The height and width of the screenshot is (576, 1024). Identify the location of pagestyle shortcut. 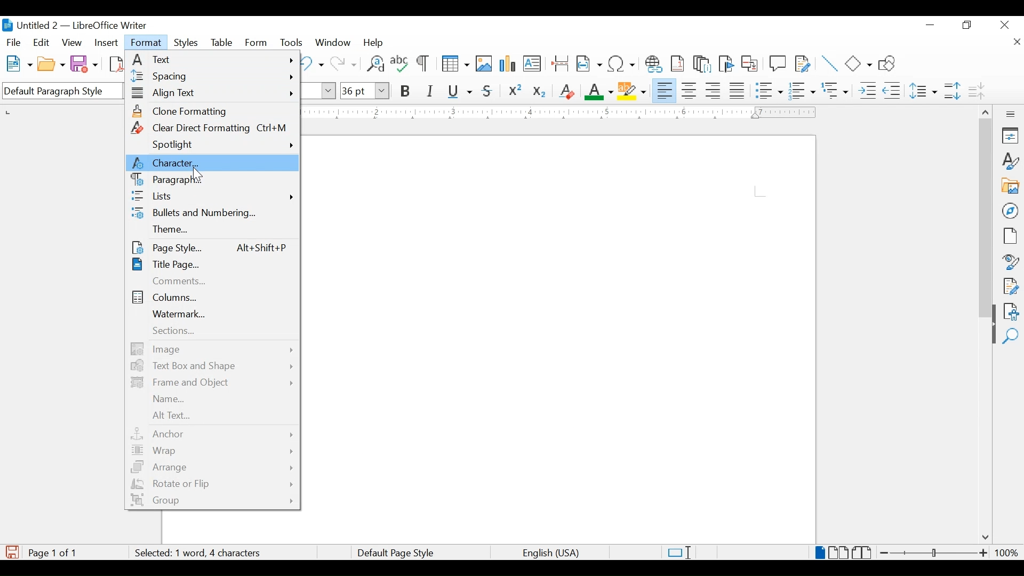
(263, 247).